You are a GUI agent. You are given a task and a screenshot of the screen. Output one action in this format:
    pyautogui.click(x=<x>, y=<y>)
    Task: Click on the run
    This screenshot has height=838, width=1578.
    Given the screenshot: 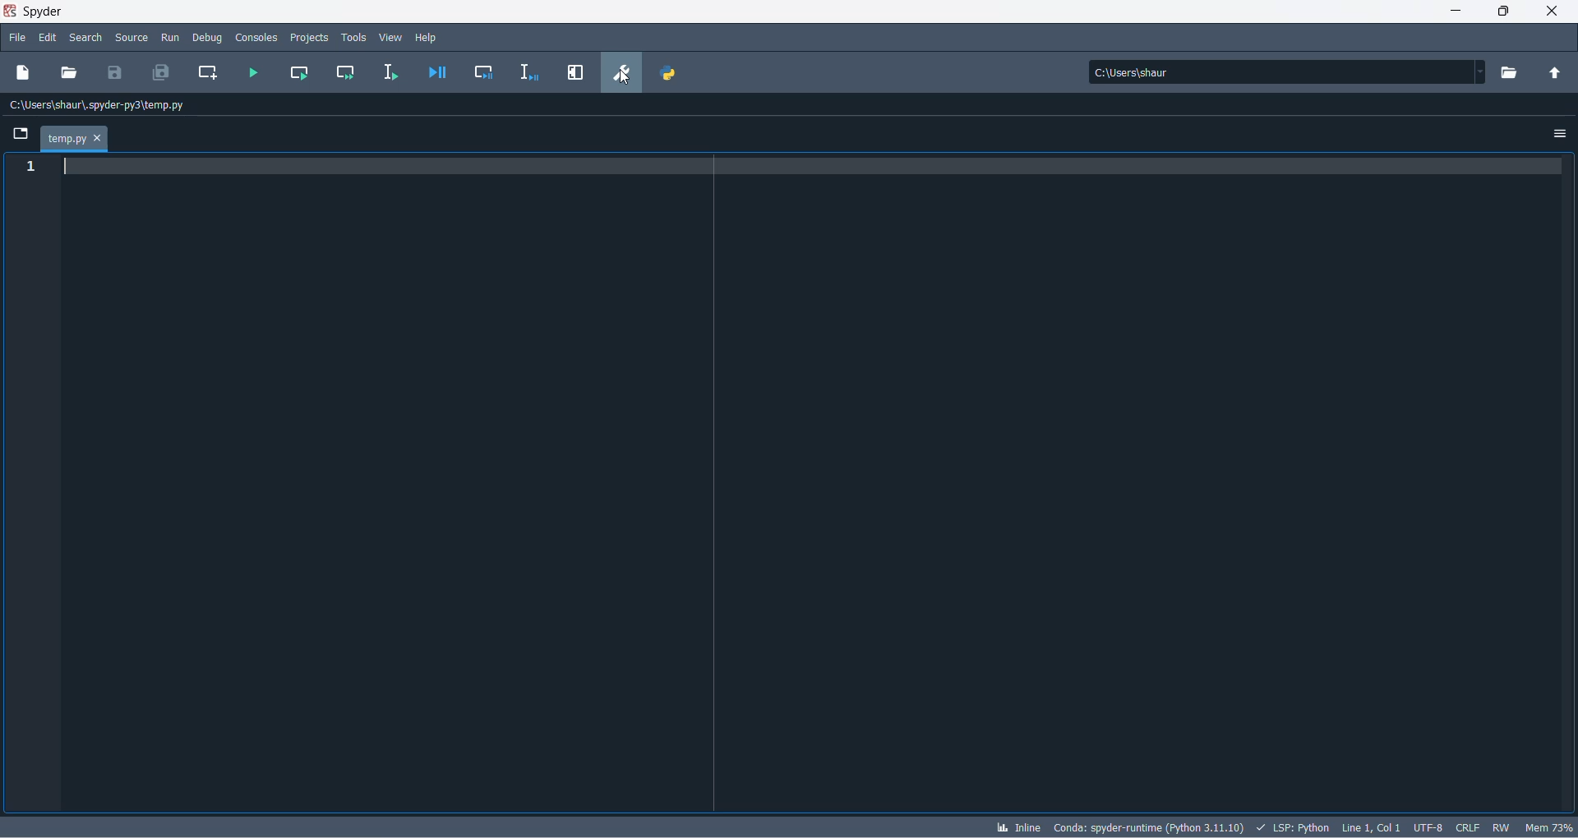 What is the action you would take?
    pyautogui.click(x=167, y=35)
    